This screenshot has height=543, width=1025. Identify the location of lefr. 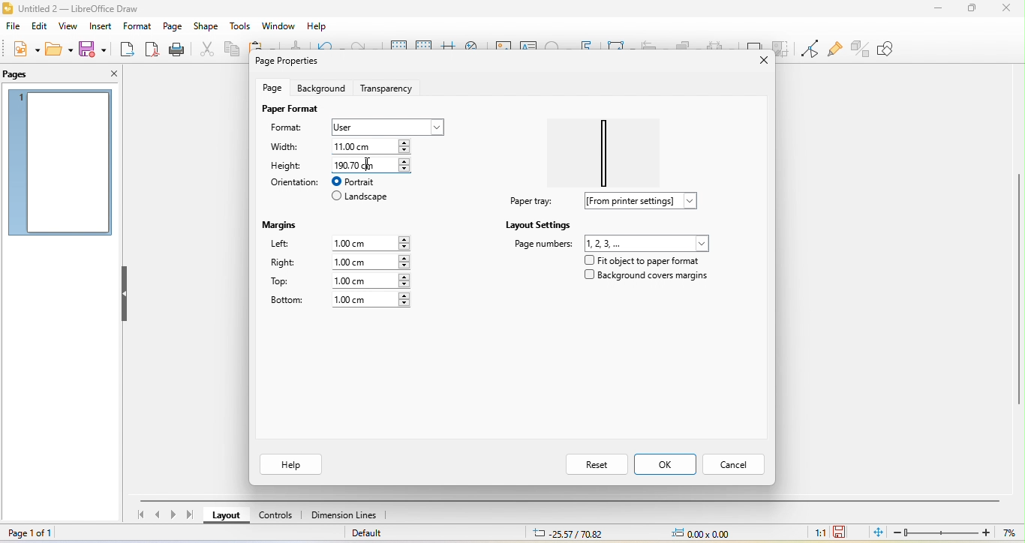
(290, 245).